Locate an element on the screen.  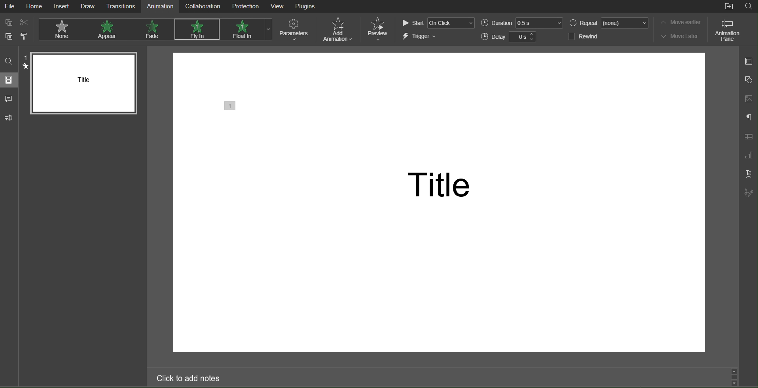
Transitions is located at coordinates (120, 6).